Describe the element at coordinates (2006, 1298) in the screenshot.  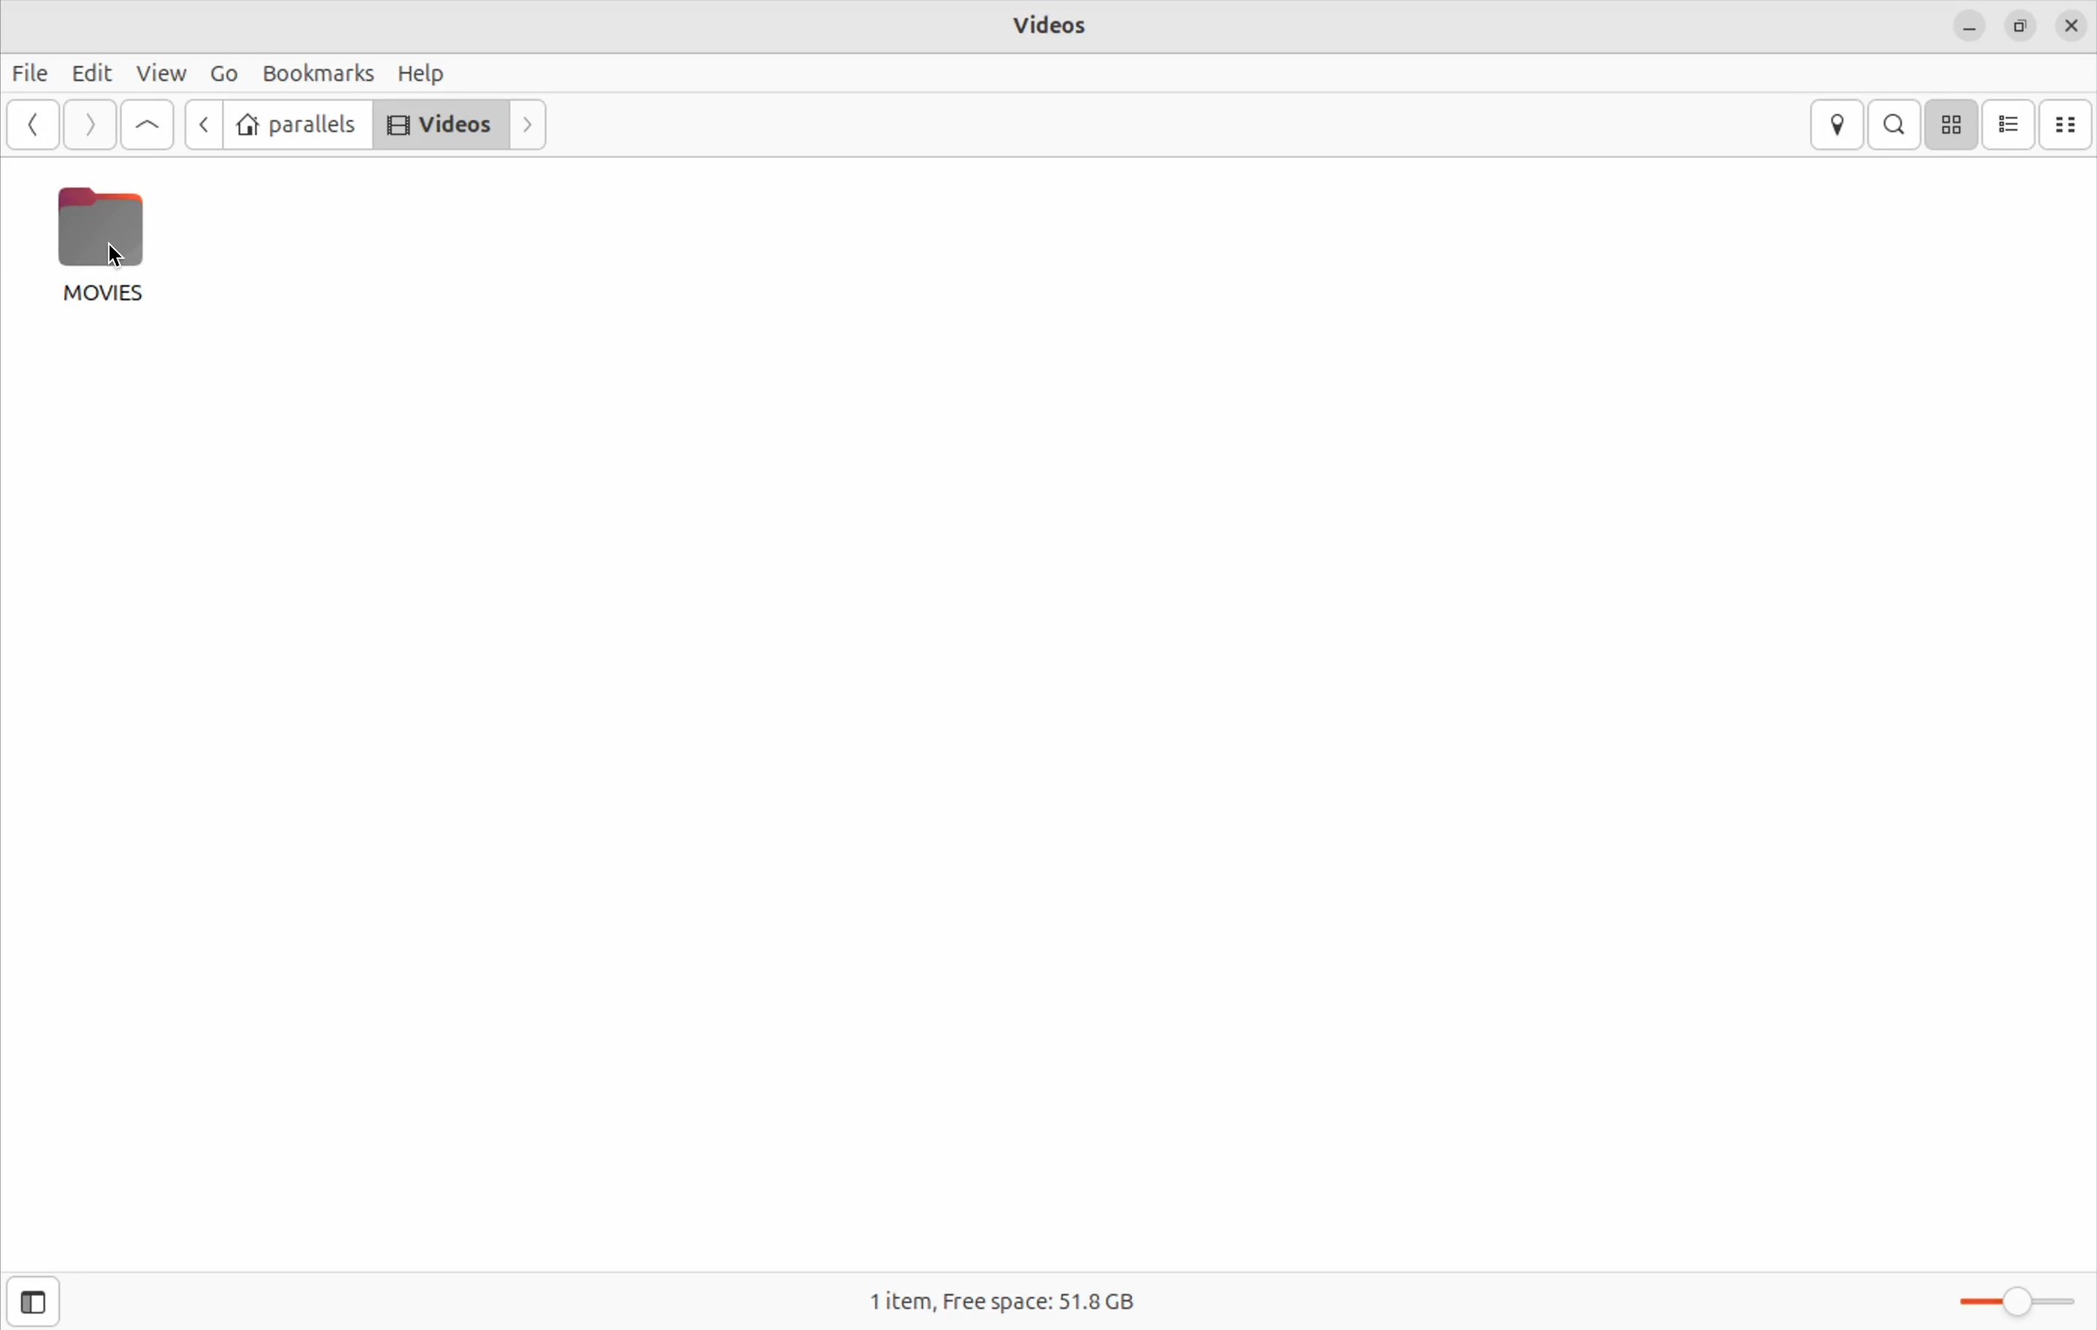
I see `toggle zoom bar` at that location.